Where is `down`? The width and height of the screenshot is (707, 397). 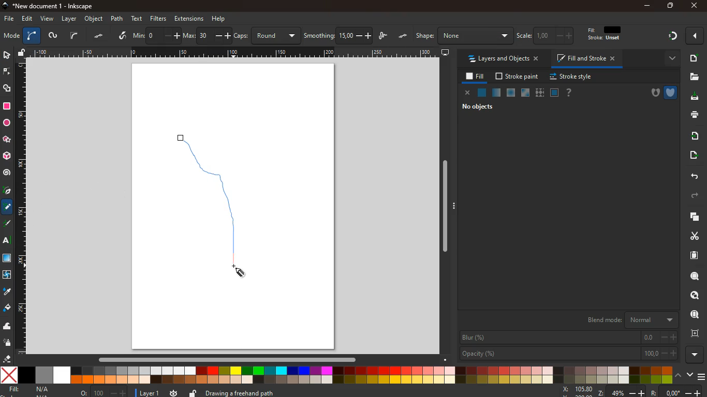
down is located at coordinates (689, 375).